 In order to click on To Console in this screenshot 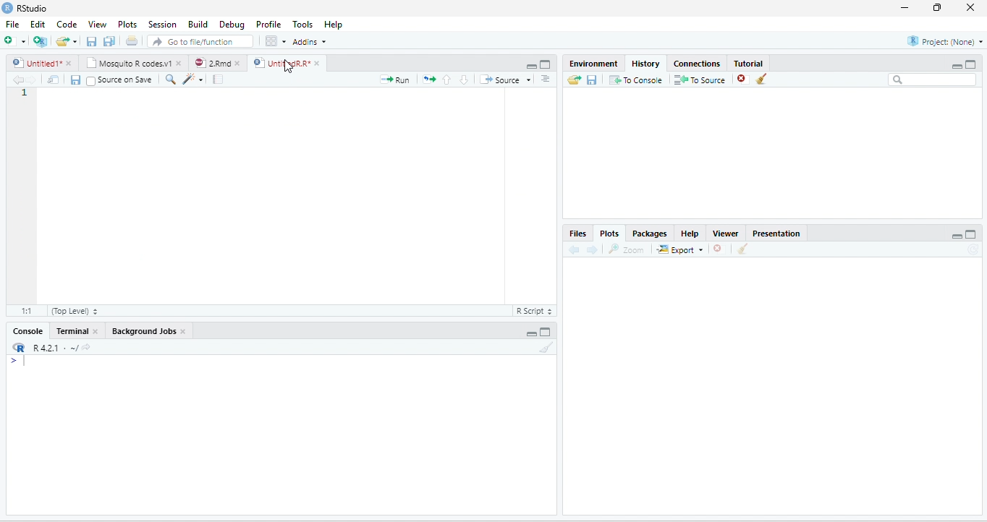, I will do `click(636, 80)`.